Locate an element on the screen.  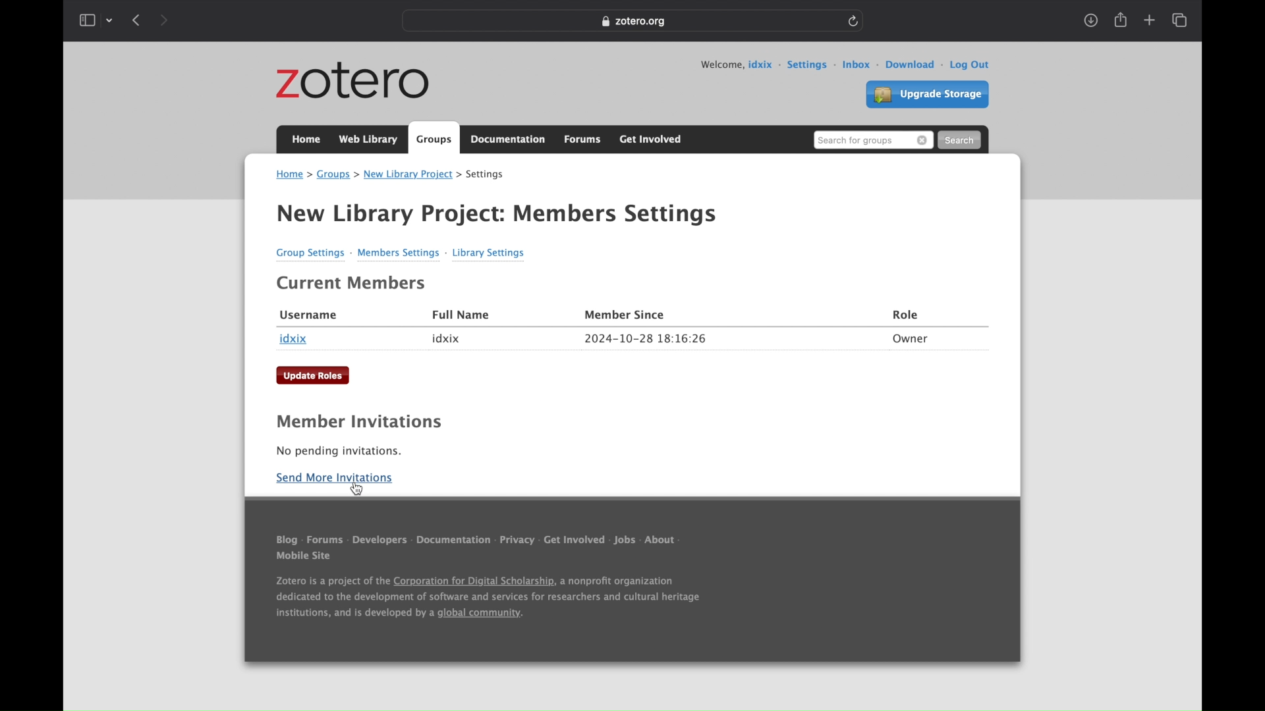
refresh page is located at coordinates (853, 20).